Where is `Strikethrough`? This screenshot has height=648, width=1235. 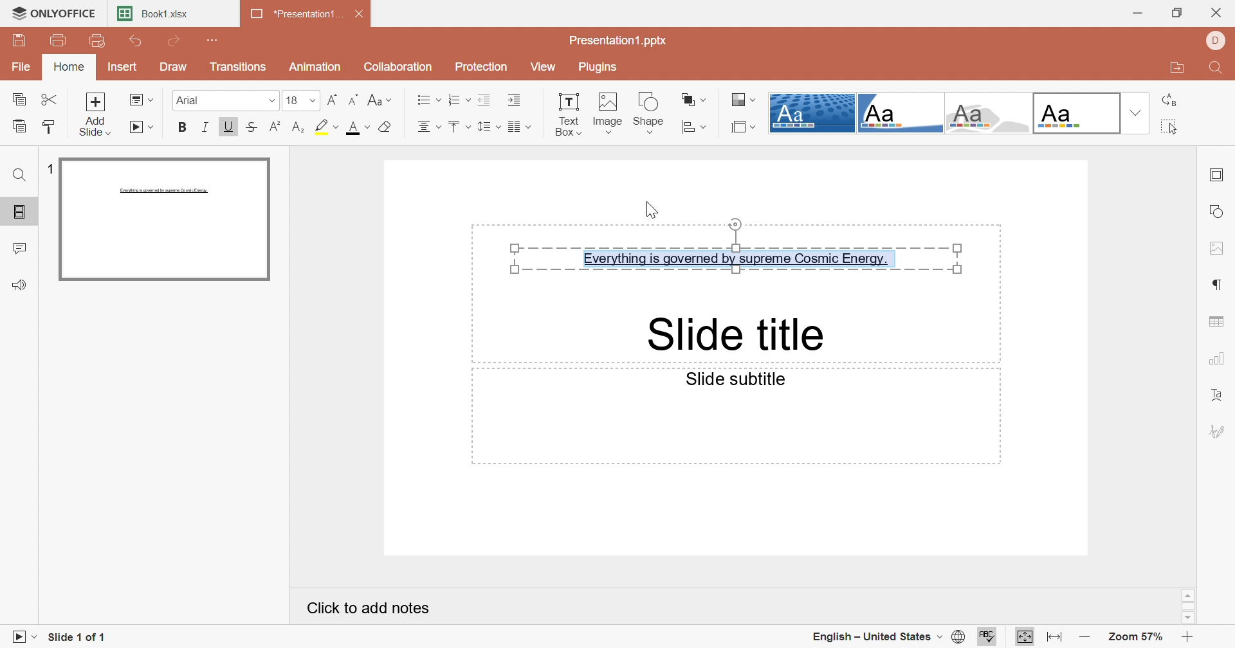 Strikethrough is located at coordinates (252, 126).